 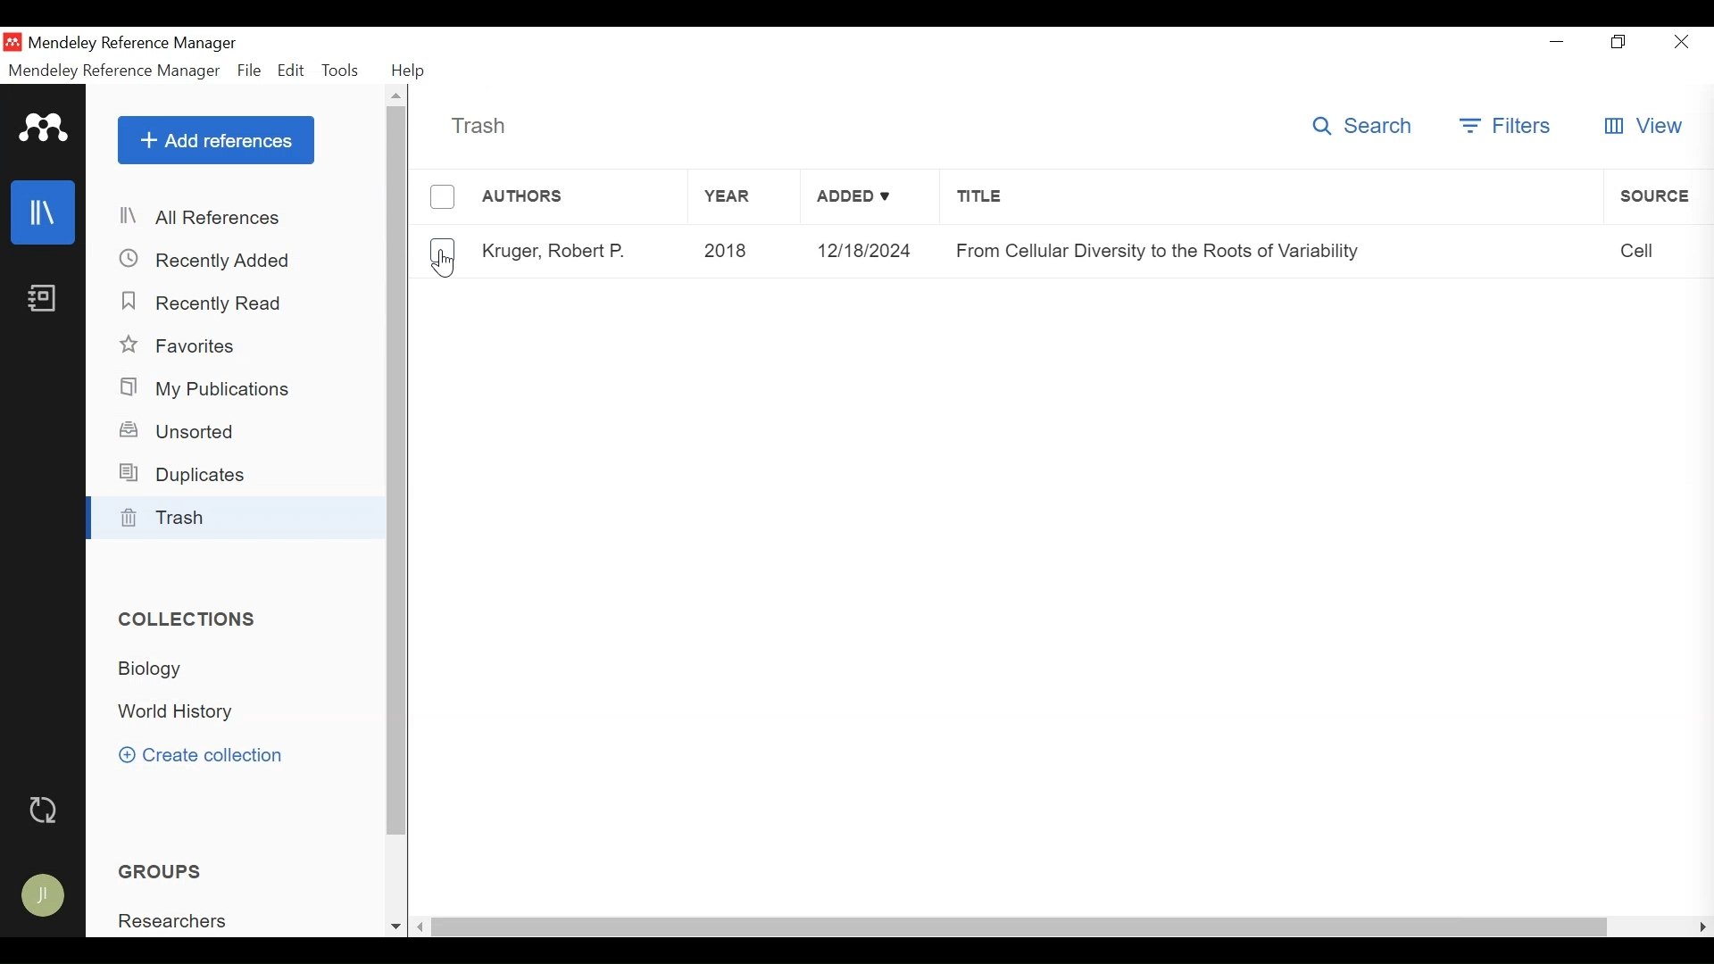 I want to click on Avatar, so click(x=49, y=895).